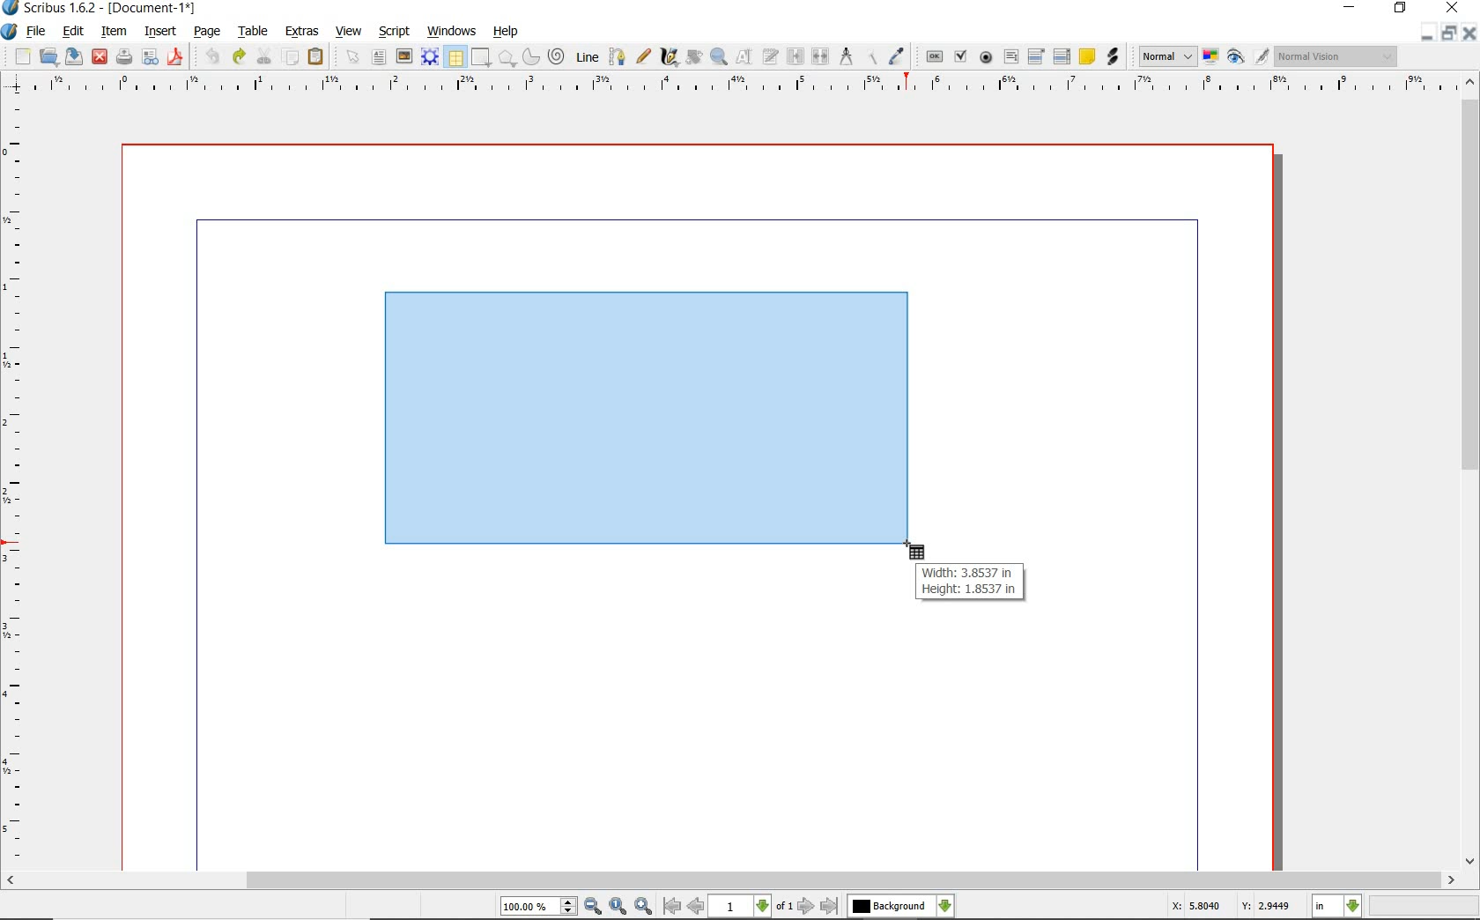 This screenshot has width=1480, height=920. What do you see at coordinates (618, 907) in the screenshot?
I see `zoom to` at bounding box center [618, 907].